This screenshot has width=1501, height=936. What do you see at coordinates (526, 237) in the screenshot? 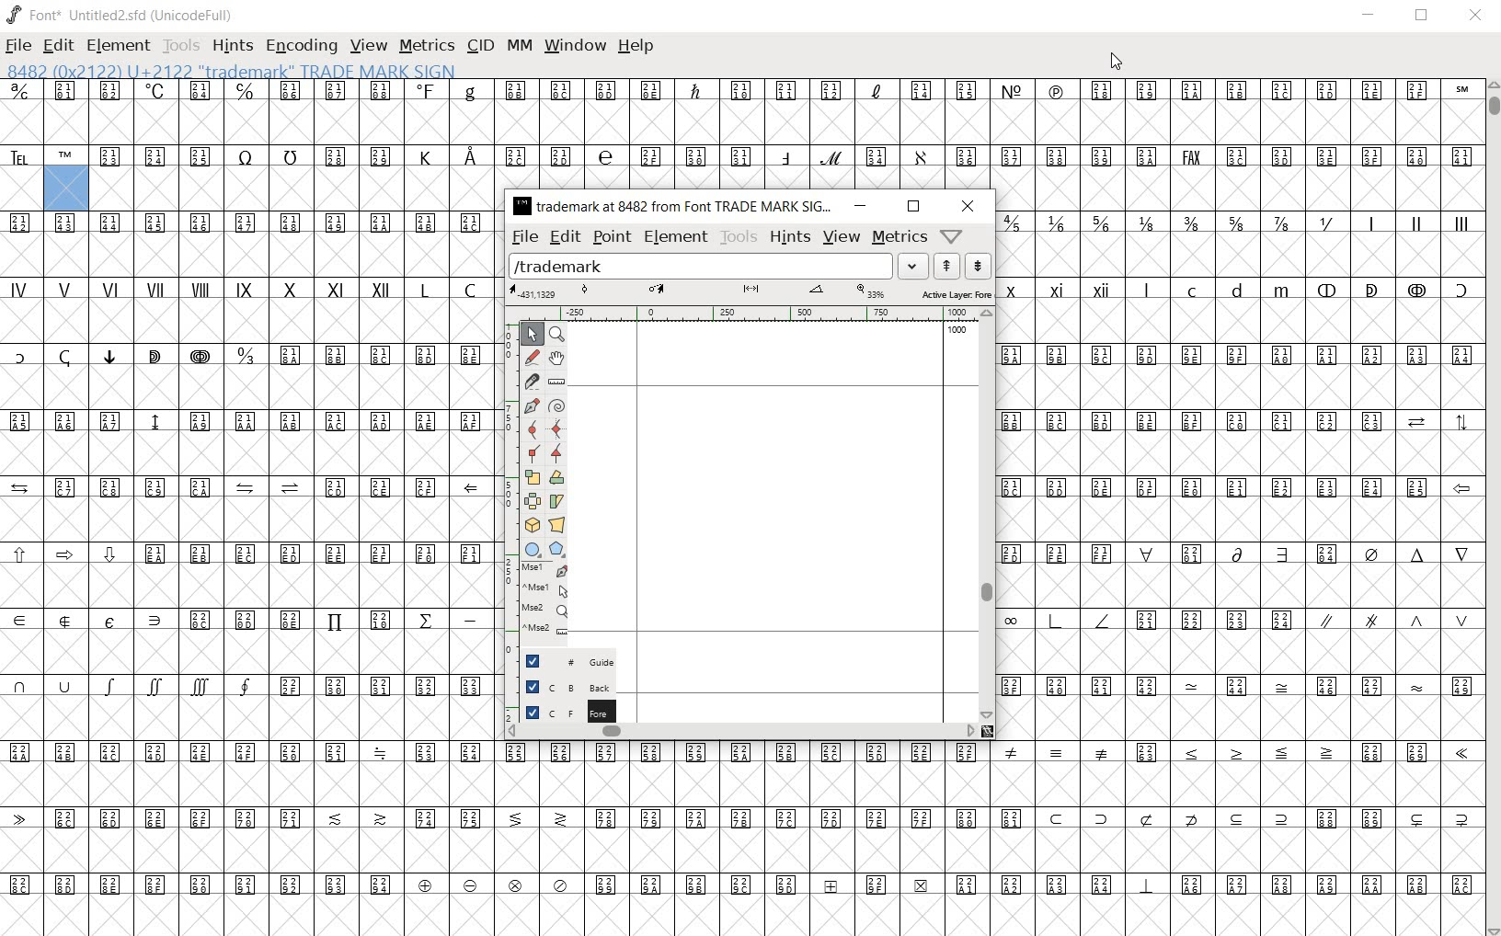
I see `file` at bounding box center [526, 237].